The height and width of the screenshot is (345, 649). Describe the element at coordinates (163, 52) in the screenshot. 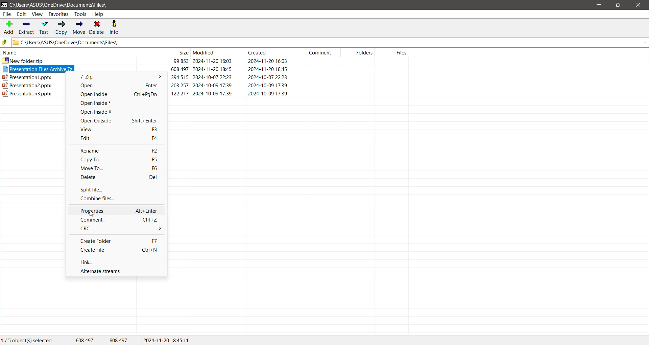

I see `size` at that location.